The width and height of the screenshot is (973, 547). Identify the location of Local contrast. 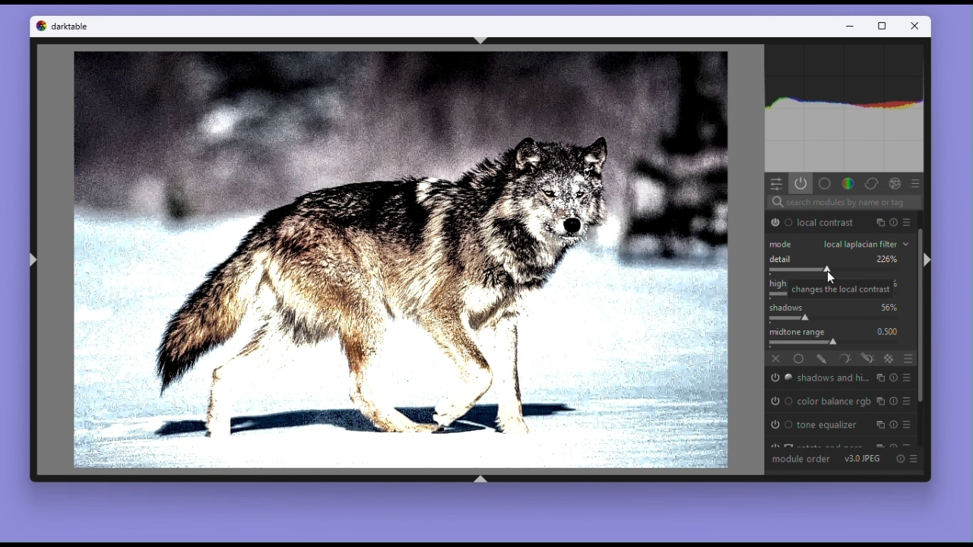
(828, 222).